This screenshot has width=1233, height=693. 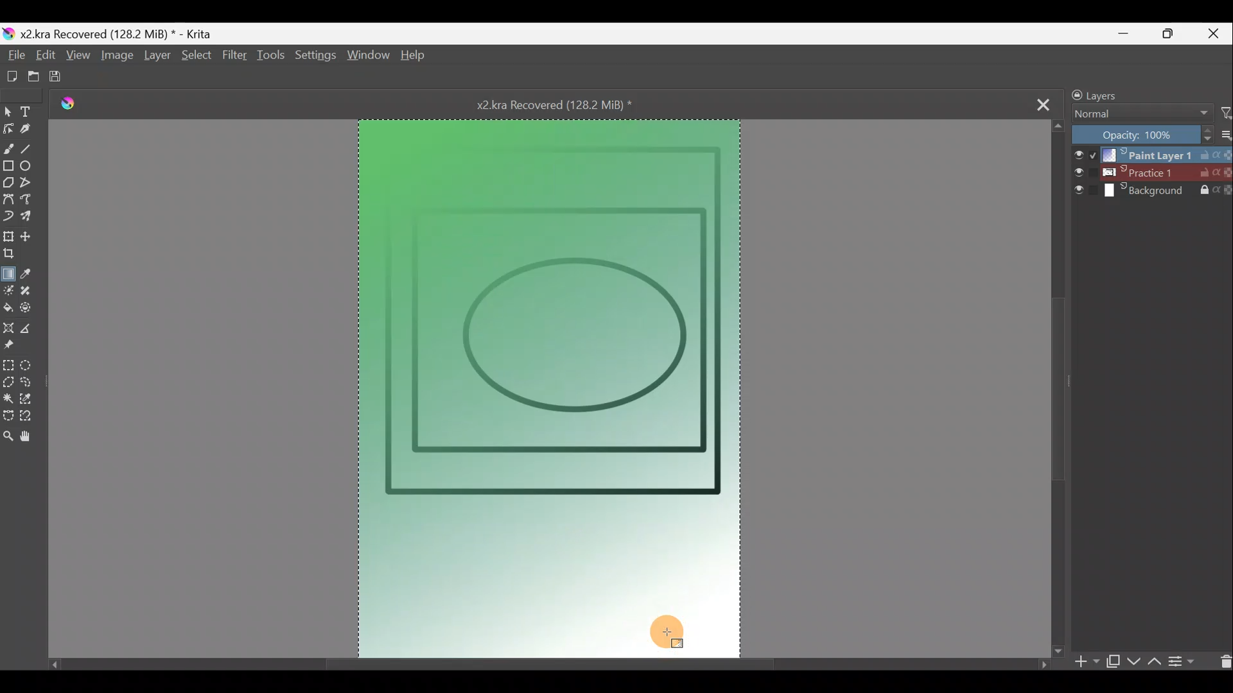 What do you see at coordinates (1225, 114) in the screenshot?
I see `Filter` at bounding box center [1225, 114].